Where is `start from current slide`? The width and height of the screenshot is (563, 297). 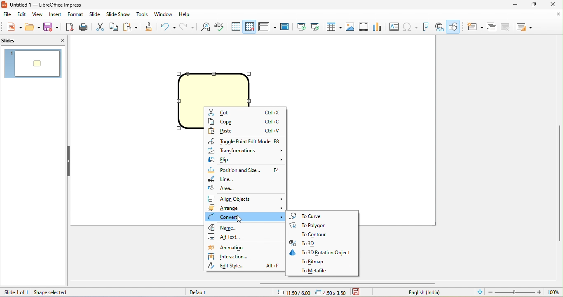
start from current slide is located at coordinates (316, 27).